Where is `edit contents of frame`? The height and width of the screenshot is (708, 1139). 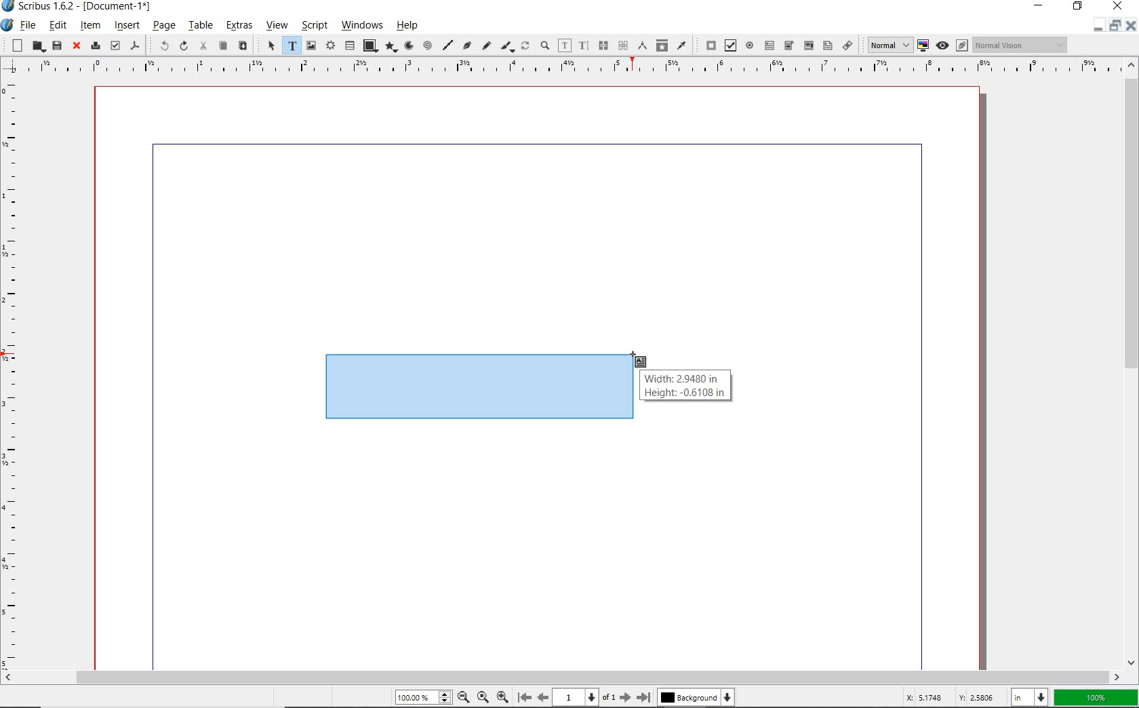
edit contents of frame is located at coordinates (565, 46).